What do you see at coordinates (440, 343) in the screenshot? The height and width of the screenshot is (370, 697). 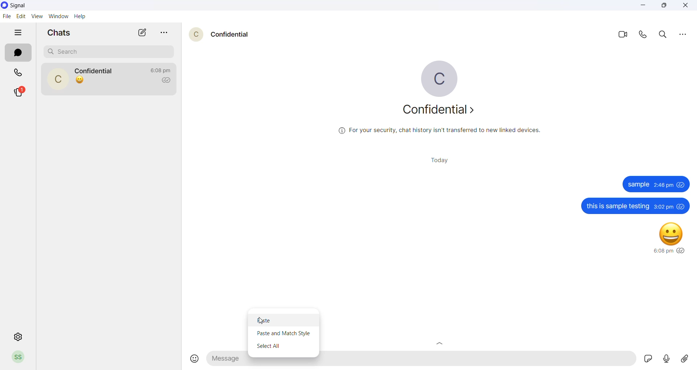 I see `button` at bounding box center [440, 343].